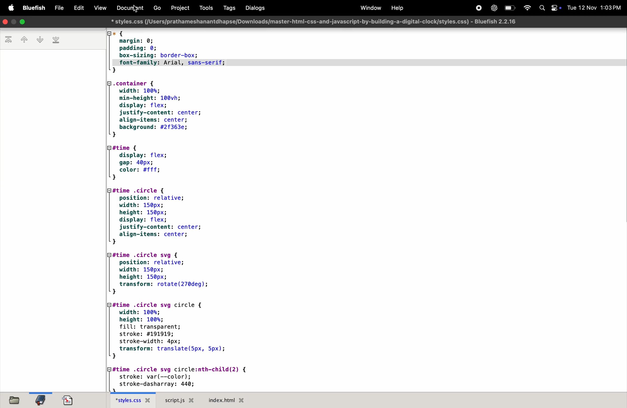 The image size is (627, 408). Describe the element at coordinates (42, 399) in the screenshot. I see `bookmark` at that location.